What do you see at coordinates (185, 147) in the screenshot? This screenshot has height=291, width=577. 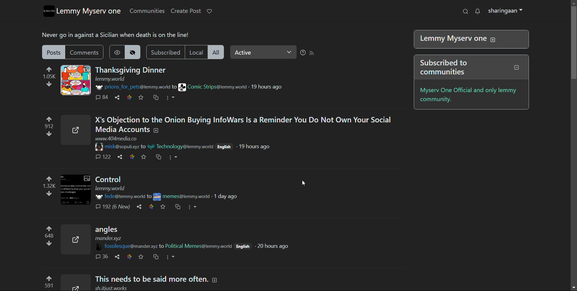 I see `Community` at bounding box center [185, 147].